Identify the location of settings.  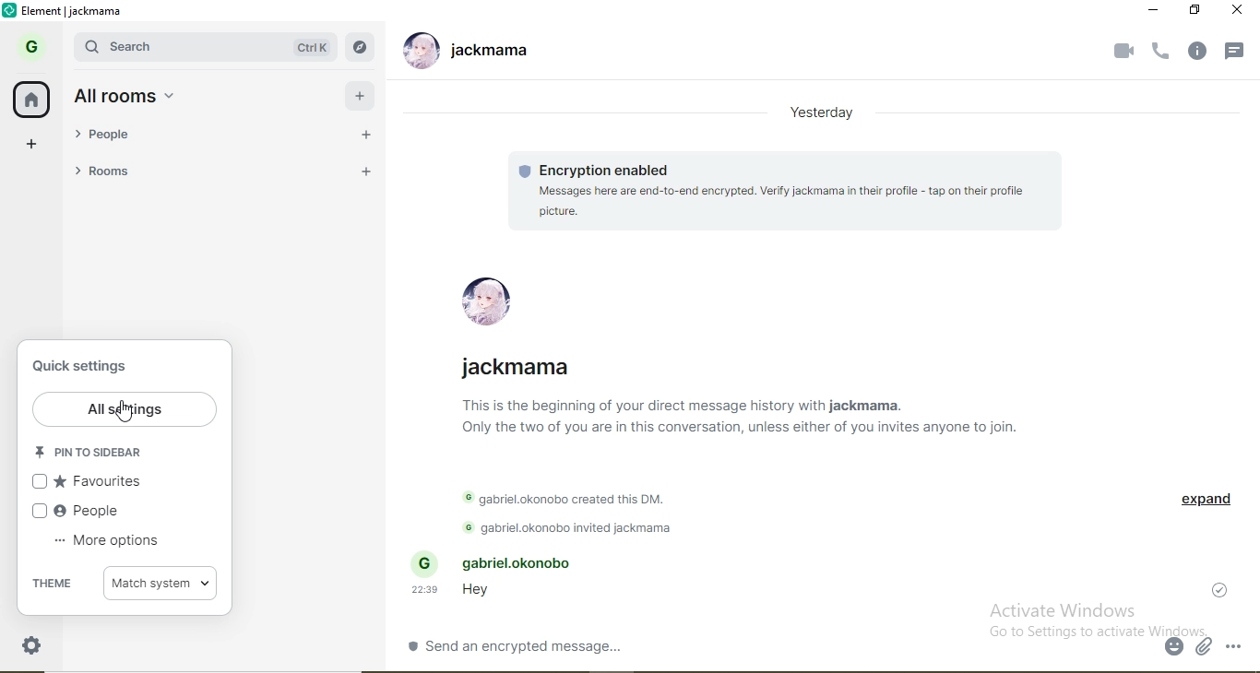
(31, 645).